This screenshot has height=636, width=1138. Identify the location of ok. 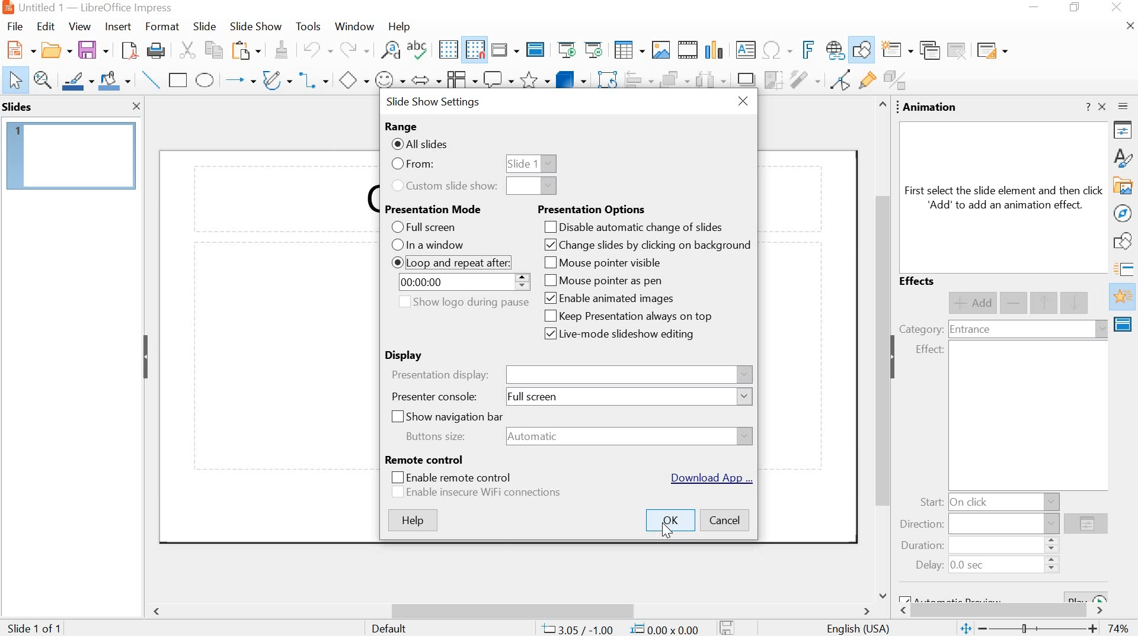
(670, 520).